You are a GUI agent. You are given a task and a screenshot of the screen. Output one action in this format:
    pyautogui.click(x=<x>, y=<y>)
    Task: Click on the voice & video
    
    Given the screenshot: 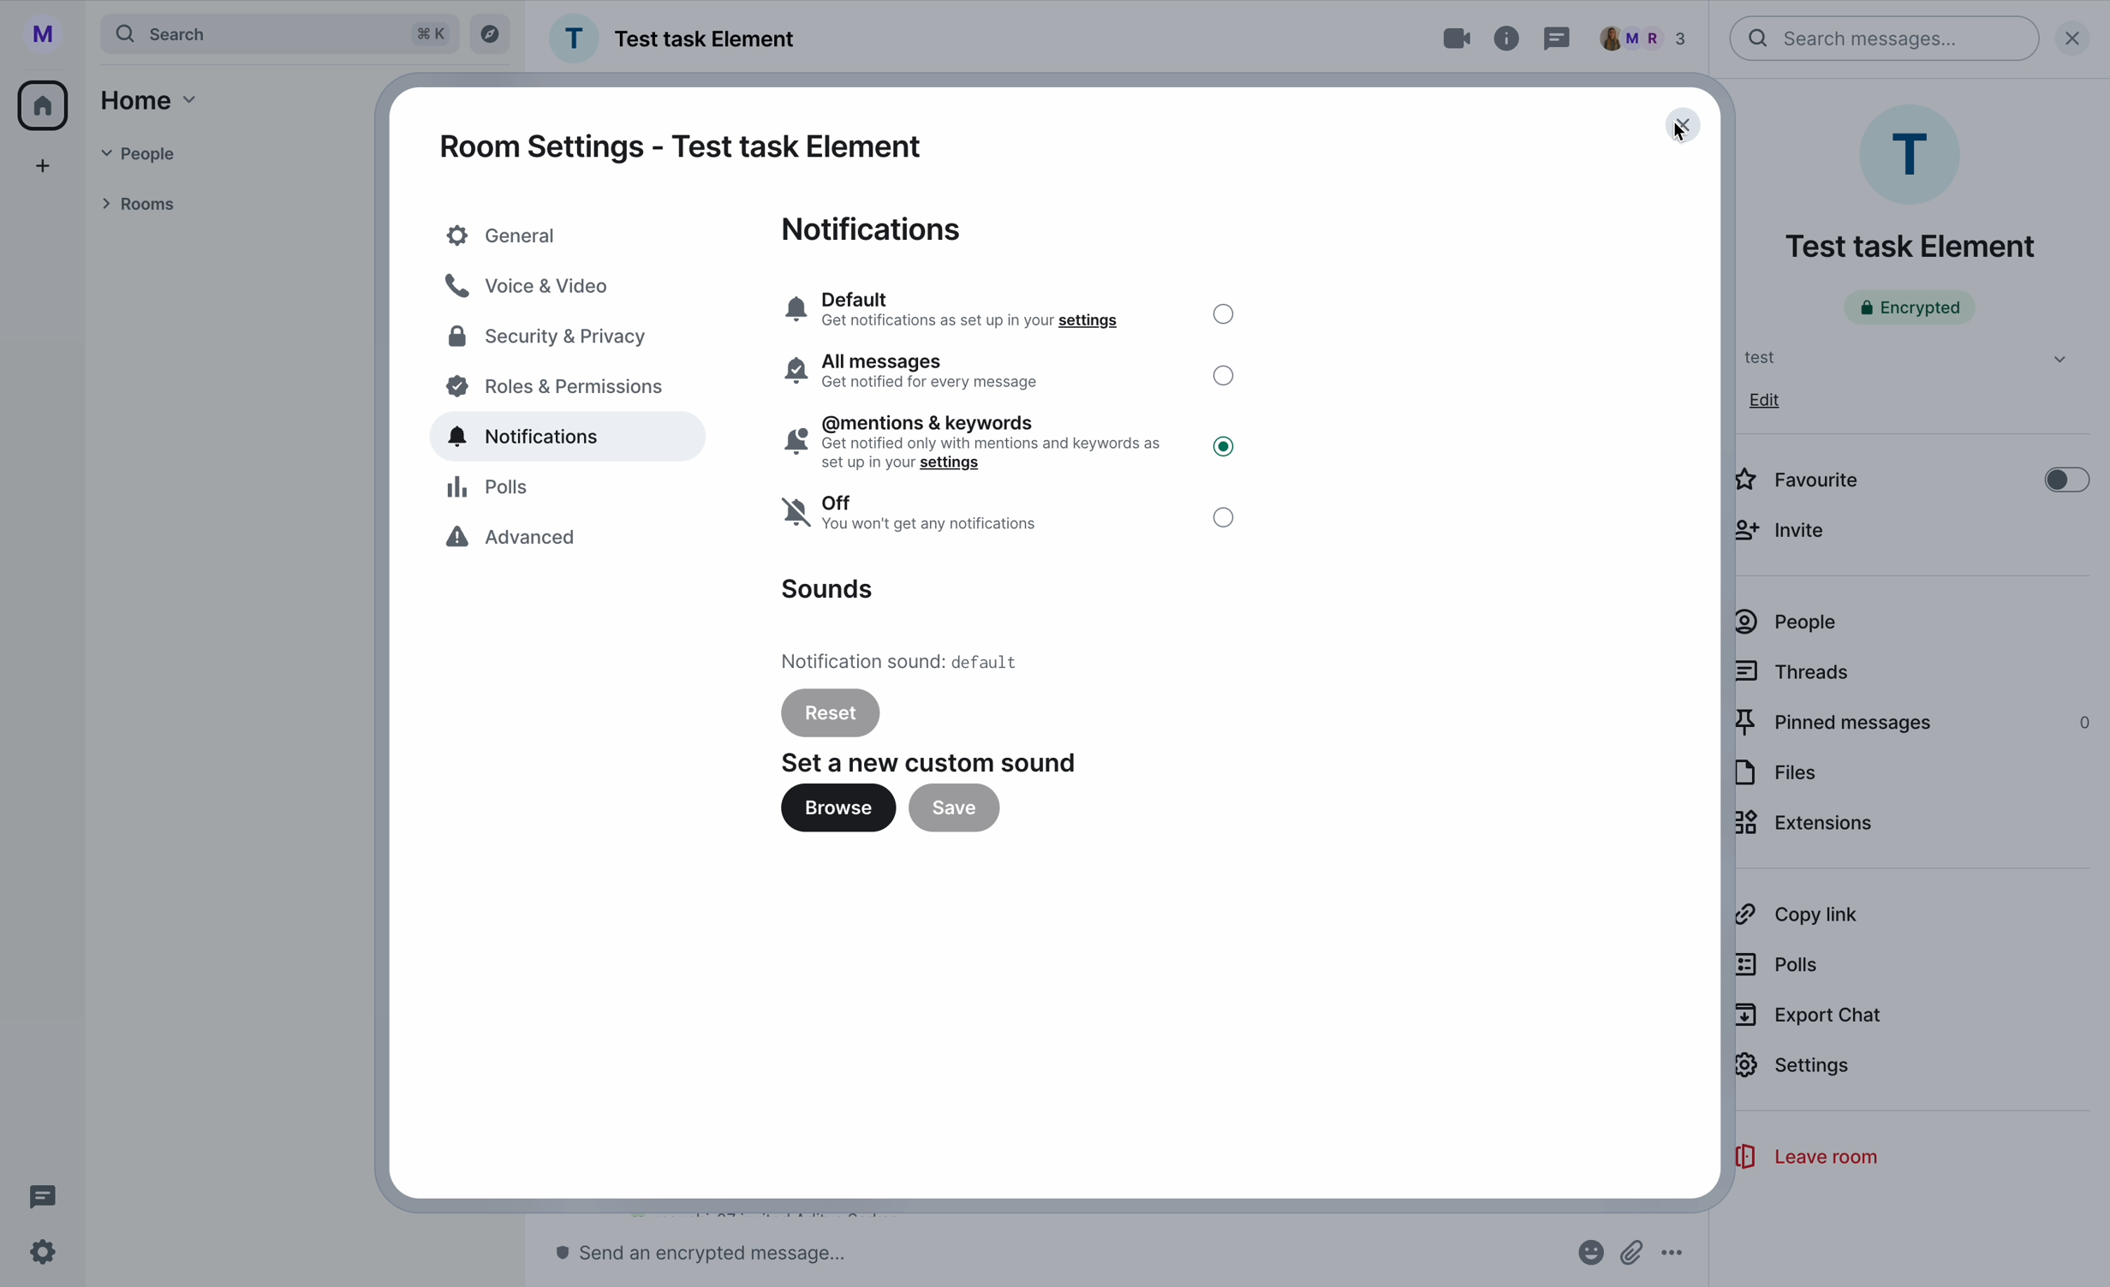 What is the action you would take?
    pyautogui.click(x=531, y=285)
    